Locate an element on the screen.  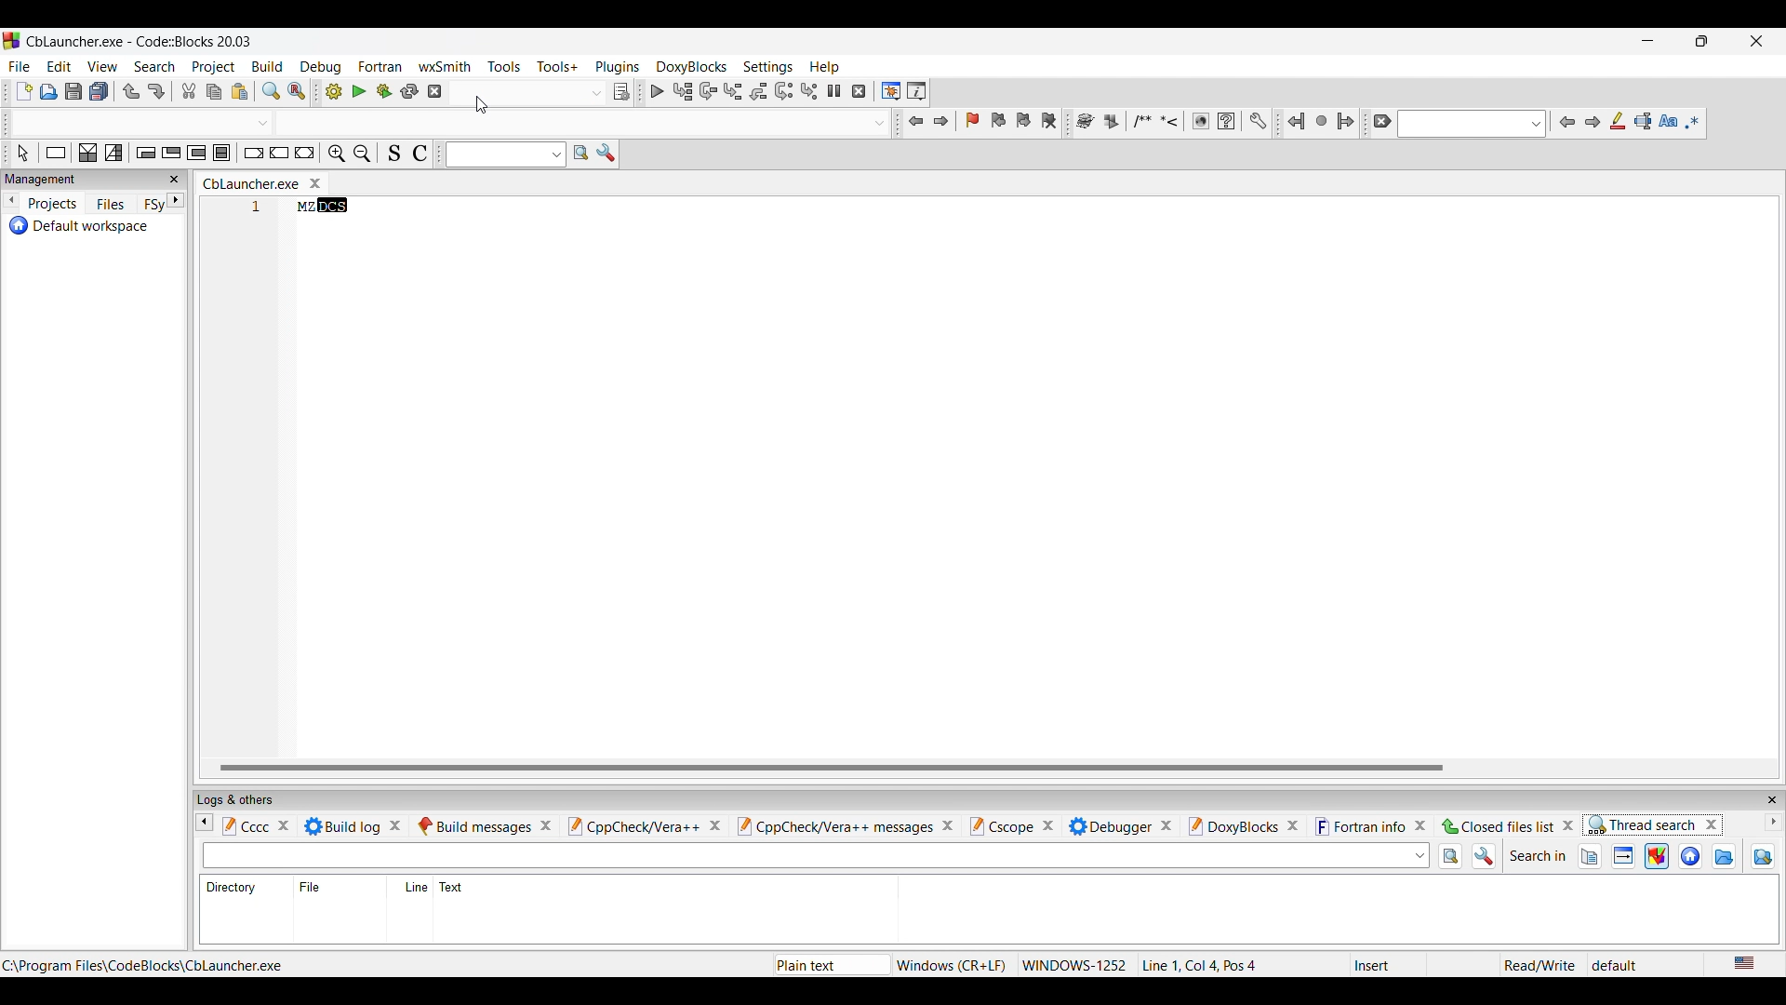
Build log is located at coordinates (344, 826).